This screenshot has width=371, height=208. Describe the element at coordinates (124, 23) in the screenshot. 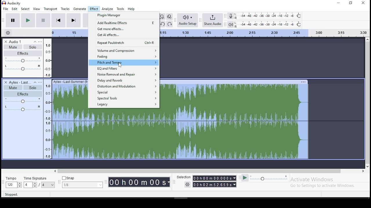

I see `add real time effects` at that location.